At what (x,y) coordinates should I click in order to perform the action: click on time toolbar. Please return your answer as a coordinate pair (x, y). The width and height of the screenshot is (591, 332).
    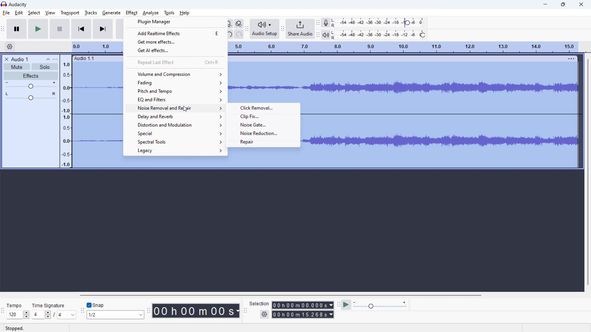
    Looking at the image, I should click on (149, 310).